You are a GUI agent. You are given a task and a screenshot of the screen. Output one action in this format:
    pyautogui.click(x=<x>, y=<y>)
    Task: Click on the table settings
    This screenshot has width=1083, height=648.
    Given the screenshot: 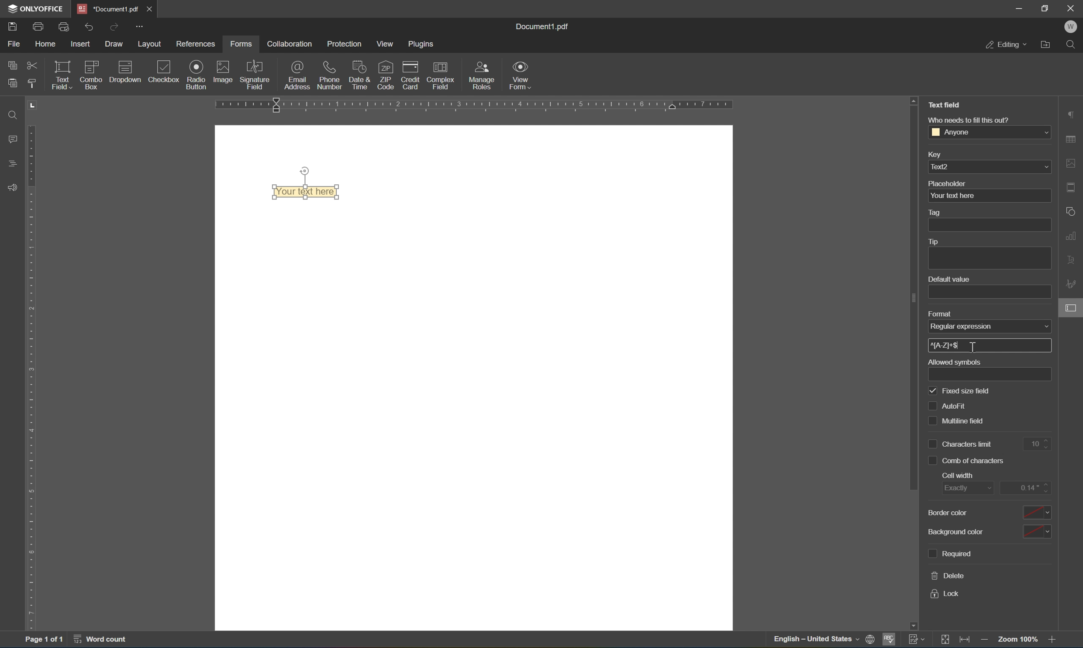 What is the action you would take?
    pyautogui.click(x=1072, y=138)
    